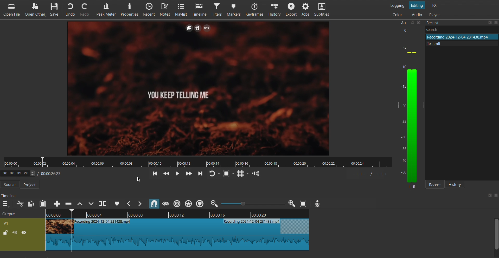  I want to click on Color, so click(396, 14).